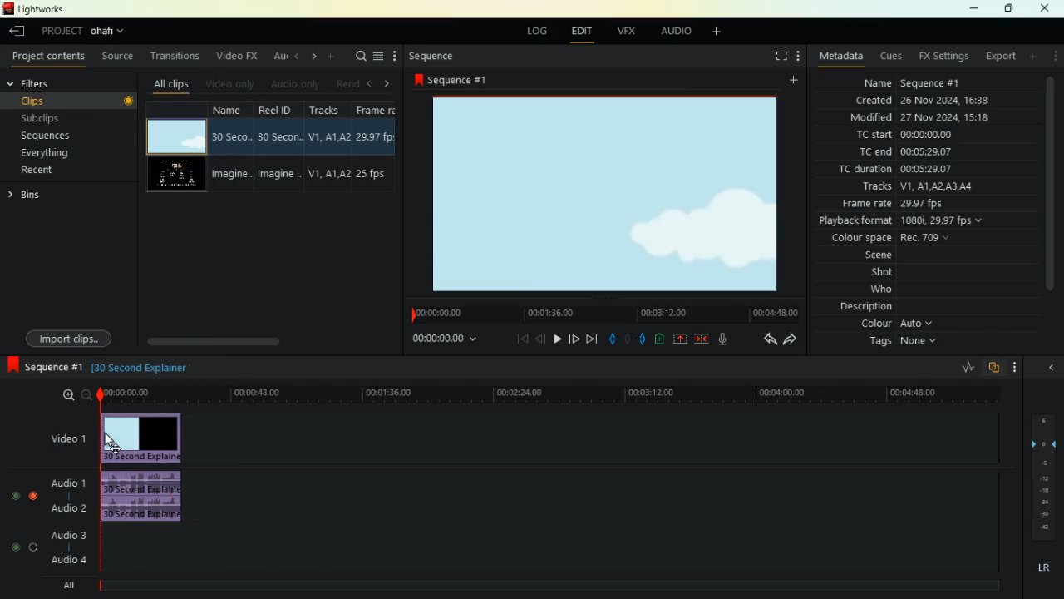 Image resolution: width=1064 pixels, height=599 pixels. Describe the element at coordinates (378, 149) in the screenshot. I see `fps` at that location.